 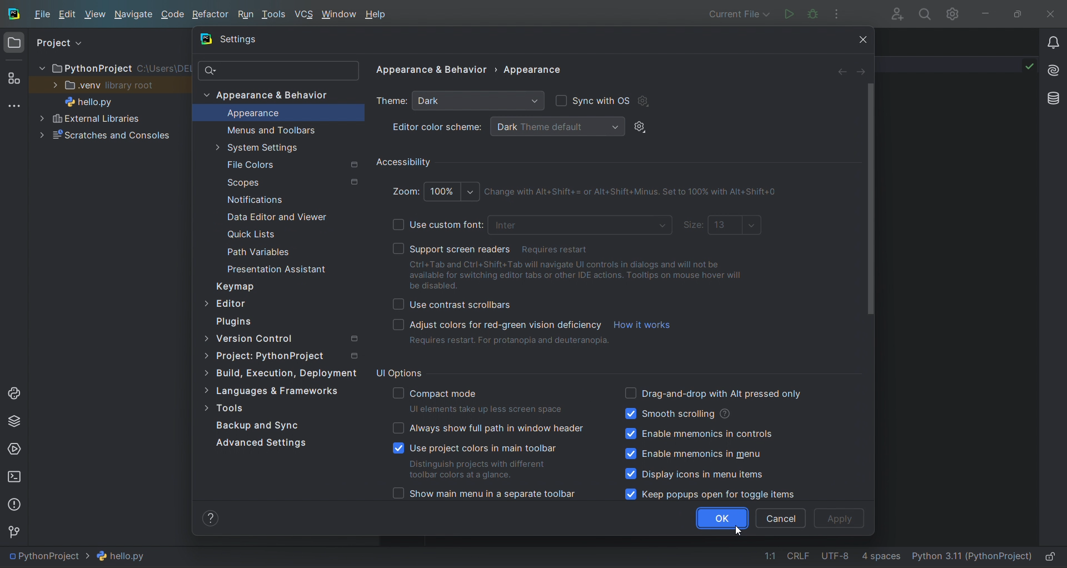 What do you see at coordinates (405, 191) in the screenshot?
I see `zoom` at bounding box center [405, 191].